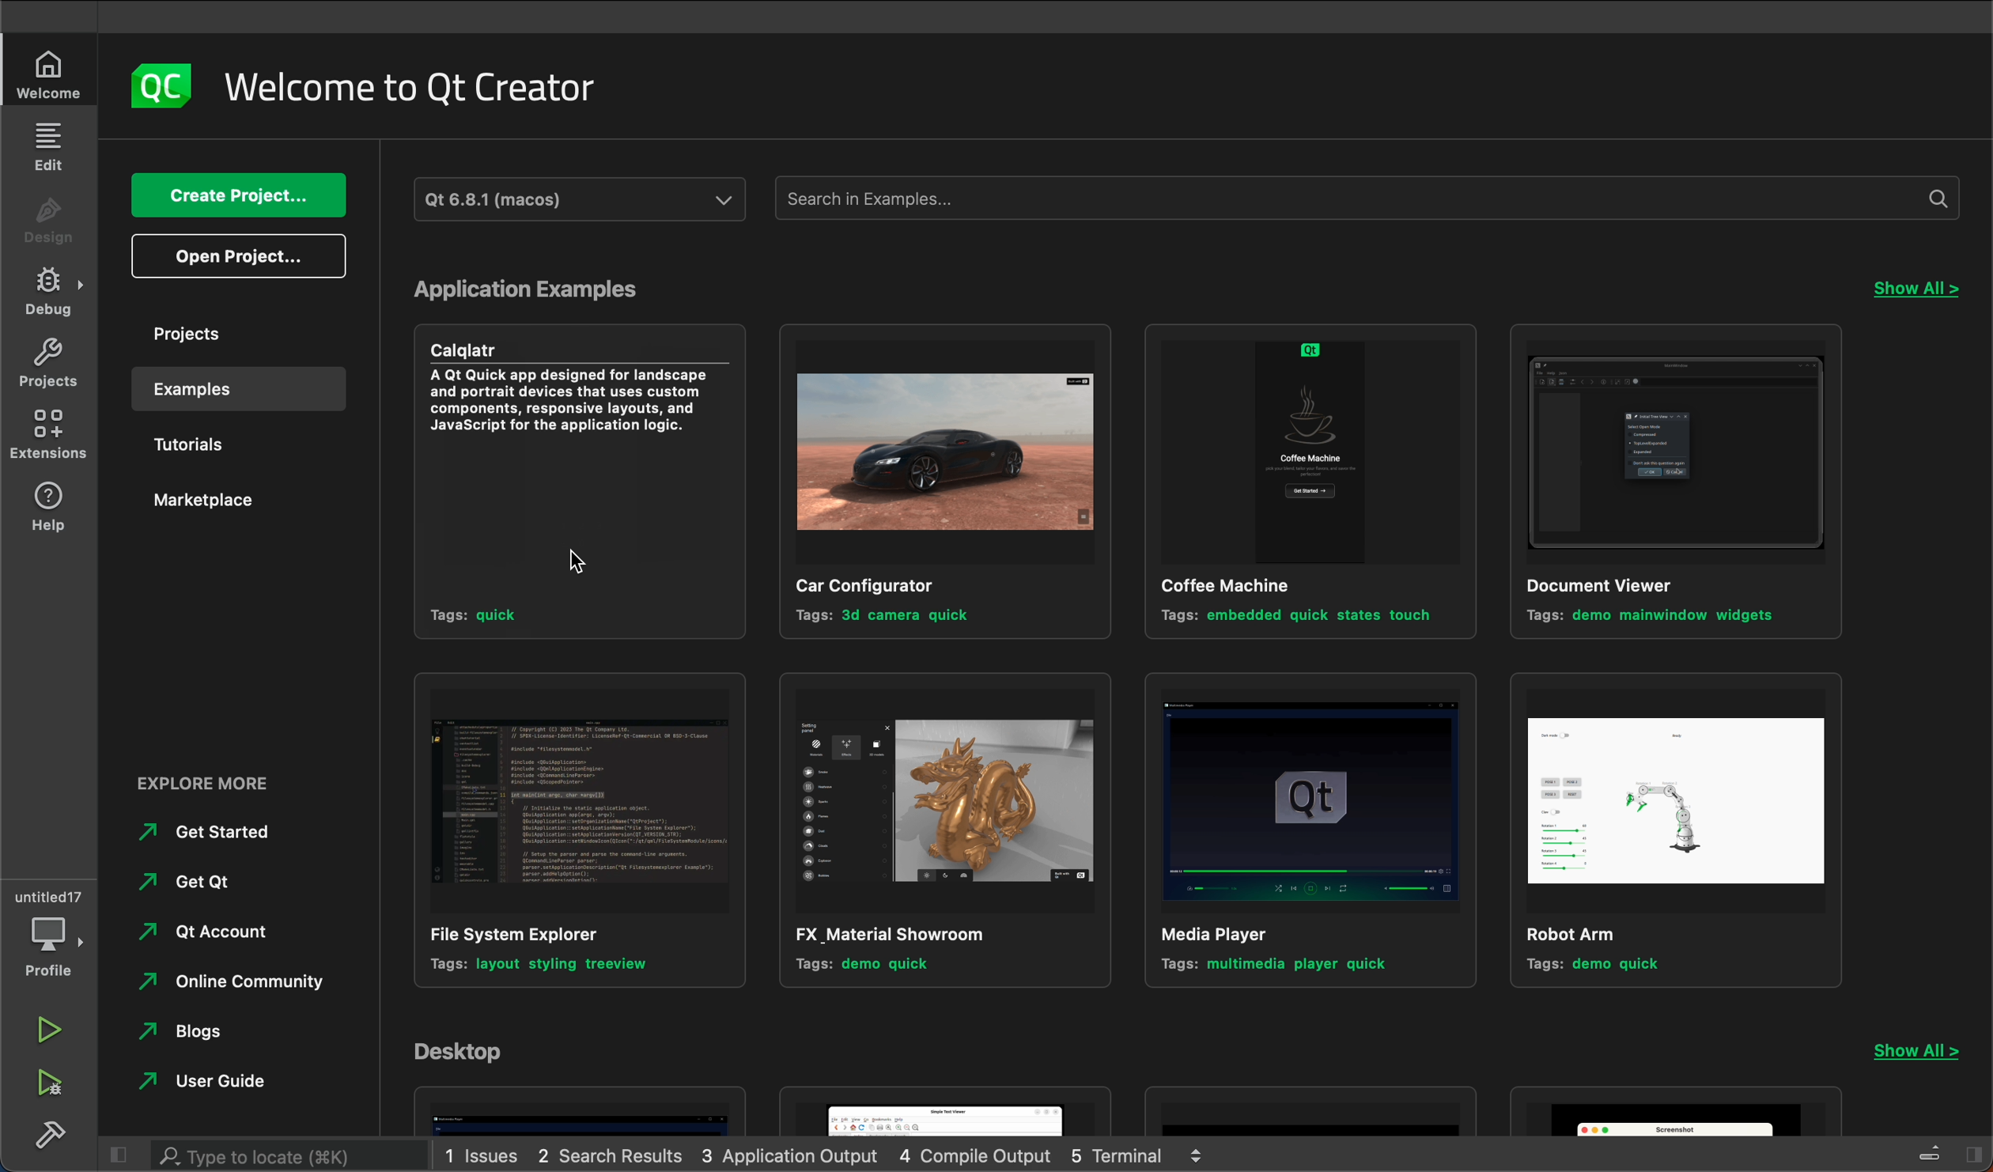  I want to click on projects, so click(241, 333).